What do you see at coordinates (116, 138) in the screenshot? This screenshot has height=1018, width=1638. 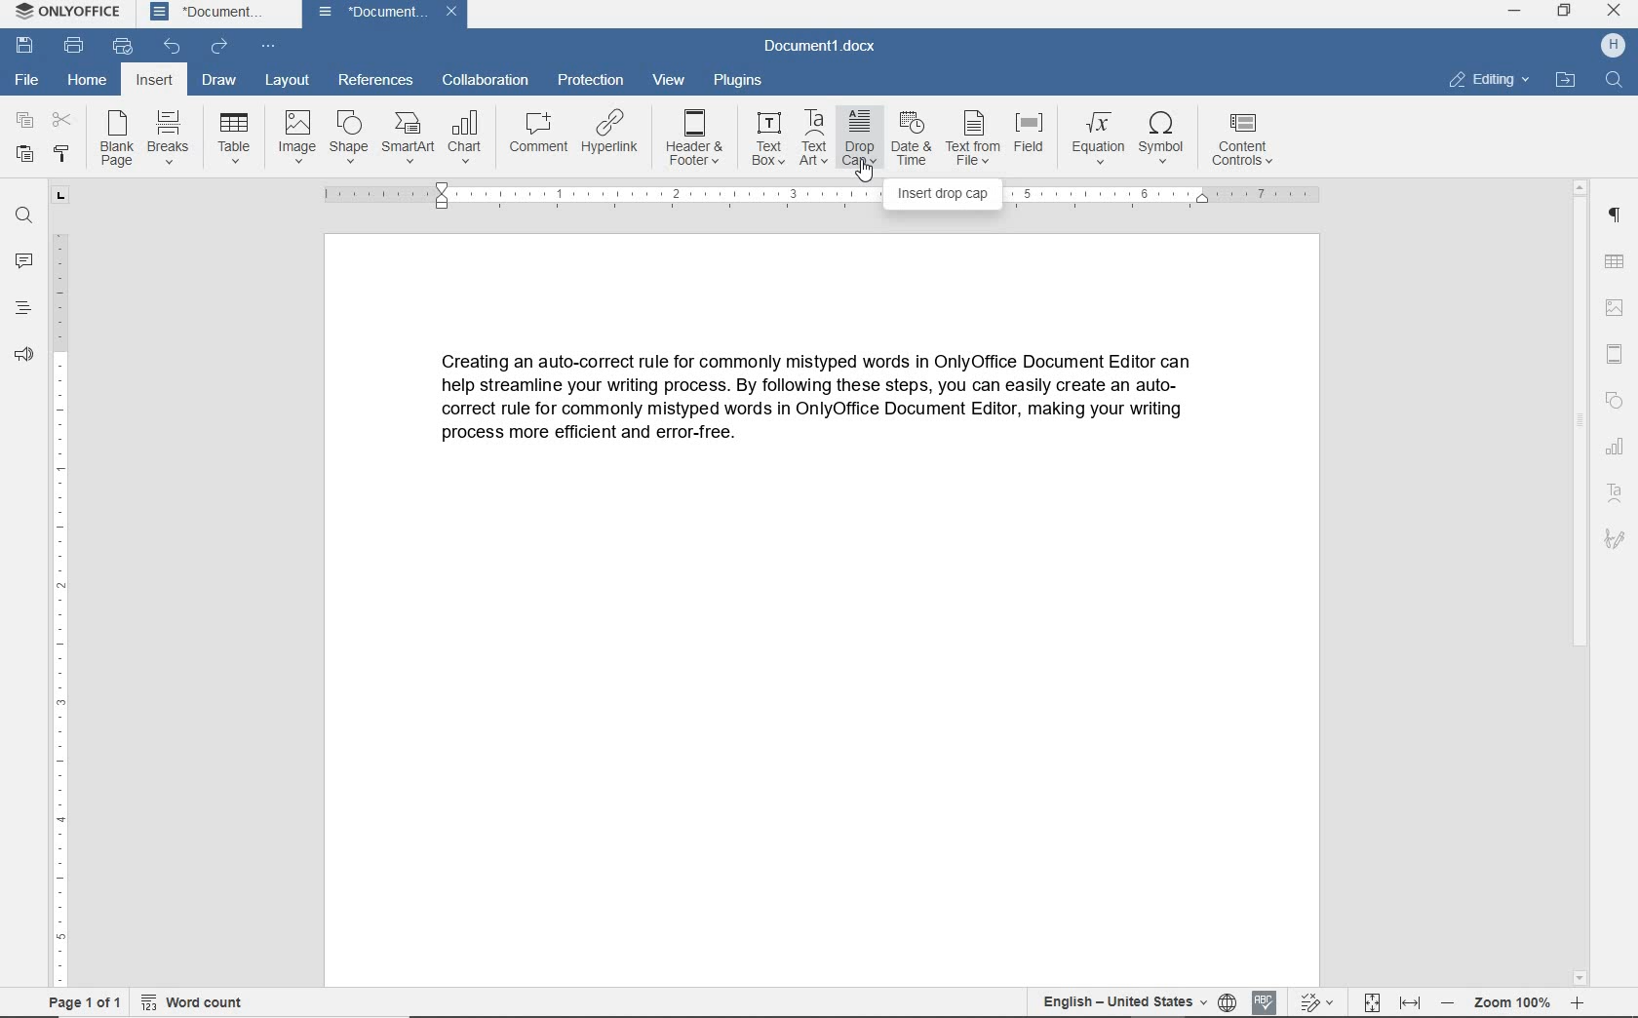 I see `blank page` at bounding box center [116, 138].